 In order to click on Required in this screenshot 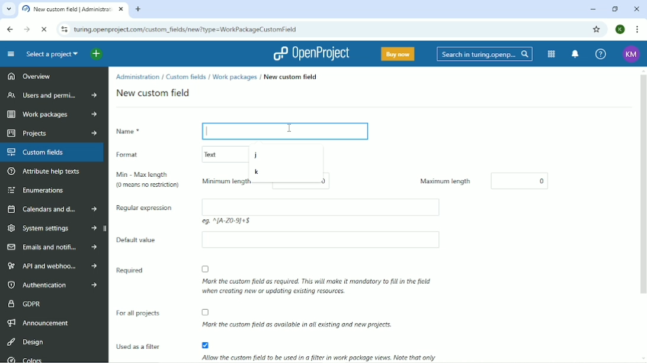, I will do `click(128, 281)`.